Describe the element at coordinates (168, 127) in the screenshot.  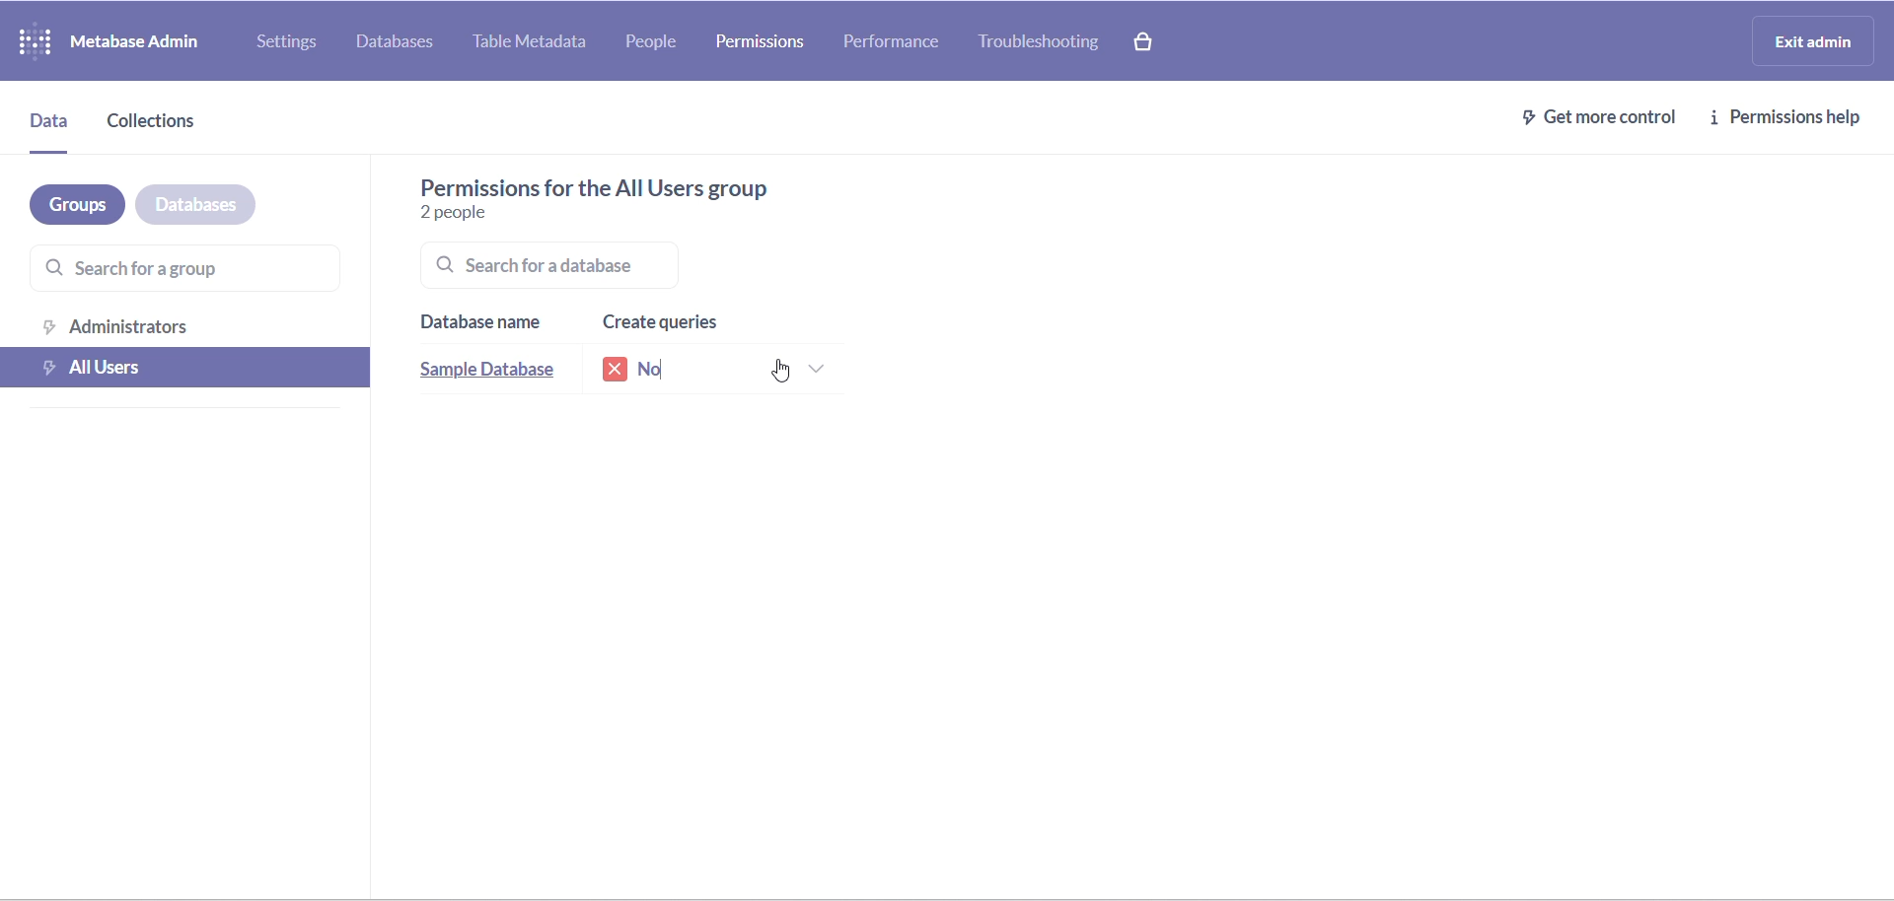
I see `collections` at that location.